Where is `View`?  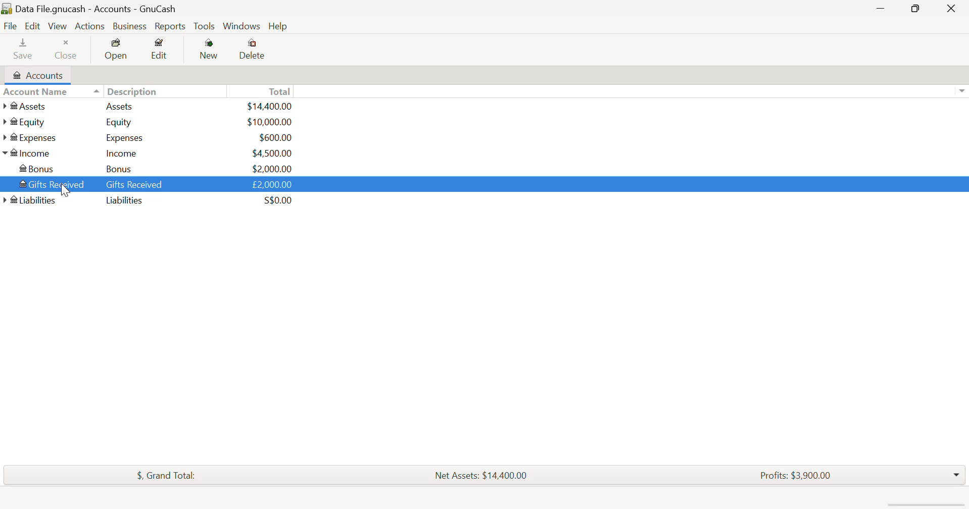
View is located at coordinates (58, 25).